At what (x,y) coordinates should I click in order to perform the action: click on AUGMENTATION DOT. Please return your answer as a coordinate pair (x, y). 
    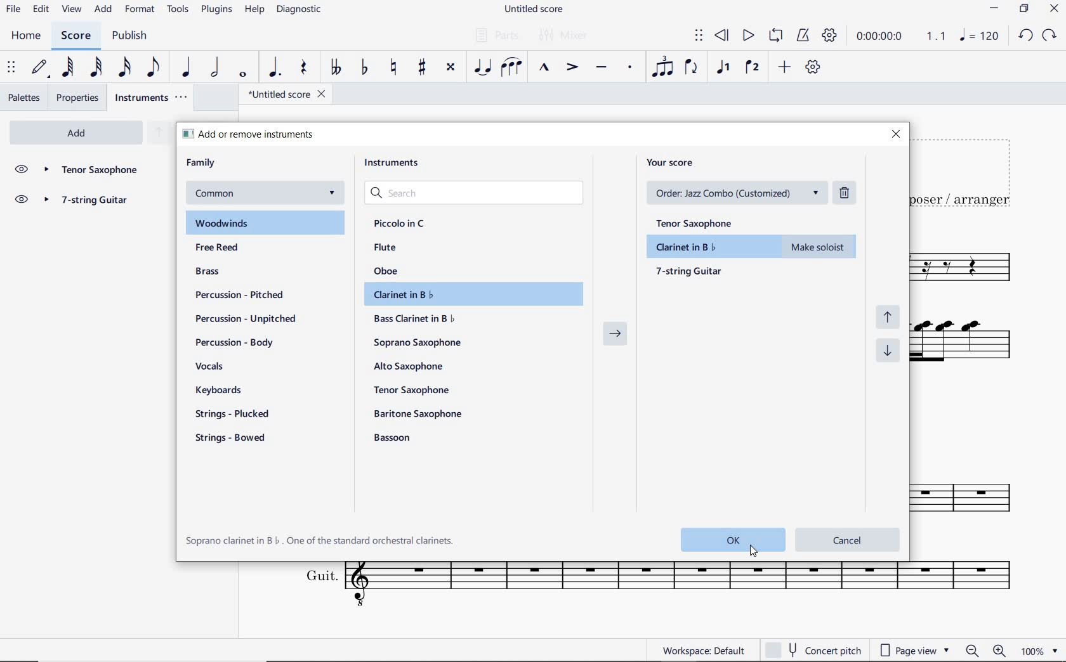
    Looking at the image, I should click on (275, 68).